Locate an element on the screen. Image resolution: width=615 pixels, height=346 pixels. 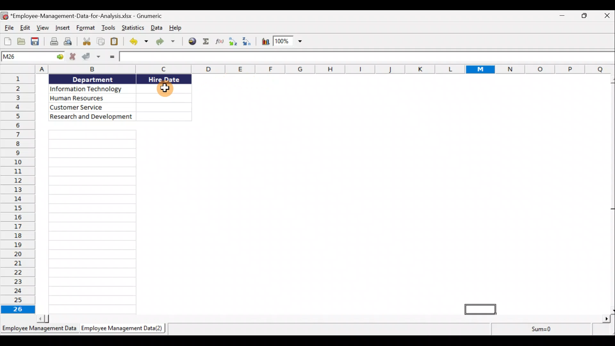
Cursor is located at coordinates (164, 87).